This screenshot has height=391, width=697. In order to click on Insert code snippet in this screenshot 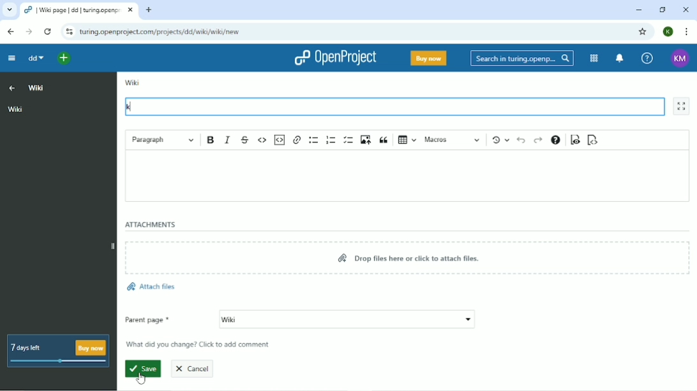, I will do `click(280, 140)`.